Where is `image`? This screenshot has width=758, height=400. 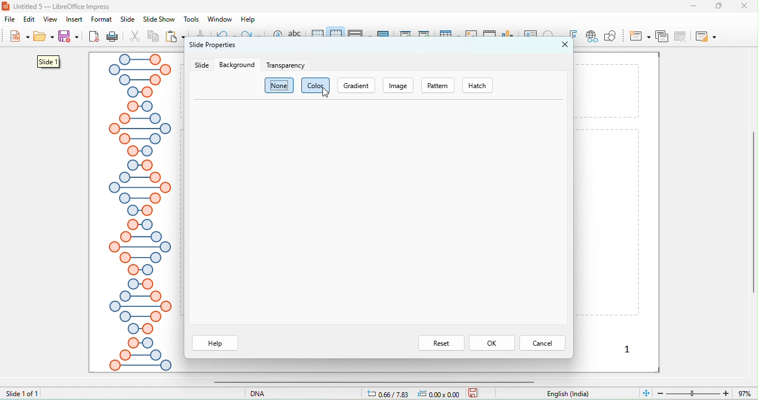 image is located at coordinates (400, 85).